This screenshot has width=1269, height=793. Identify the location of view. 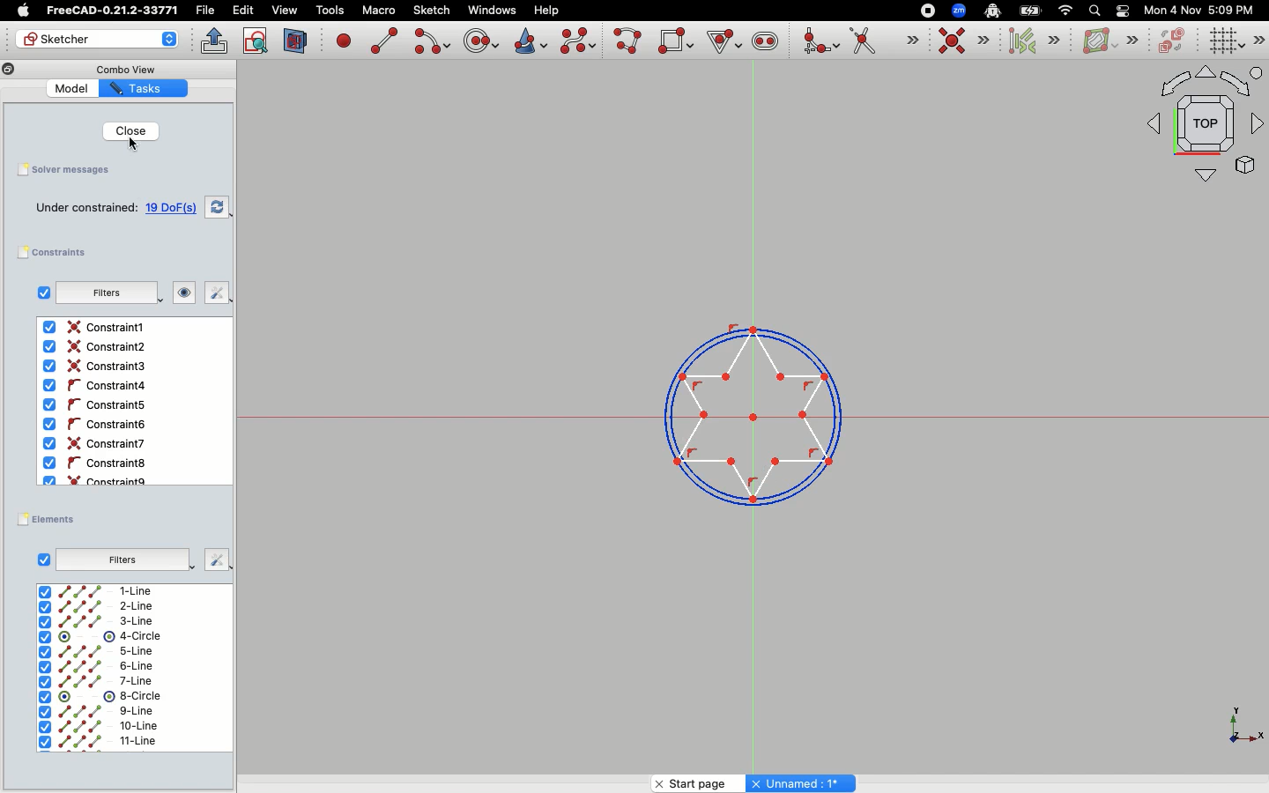
(285, 10).